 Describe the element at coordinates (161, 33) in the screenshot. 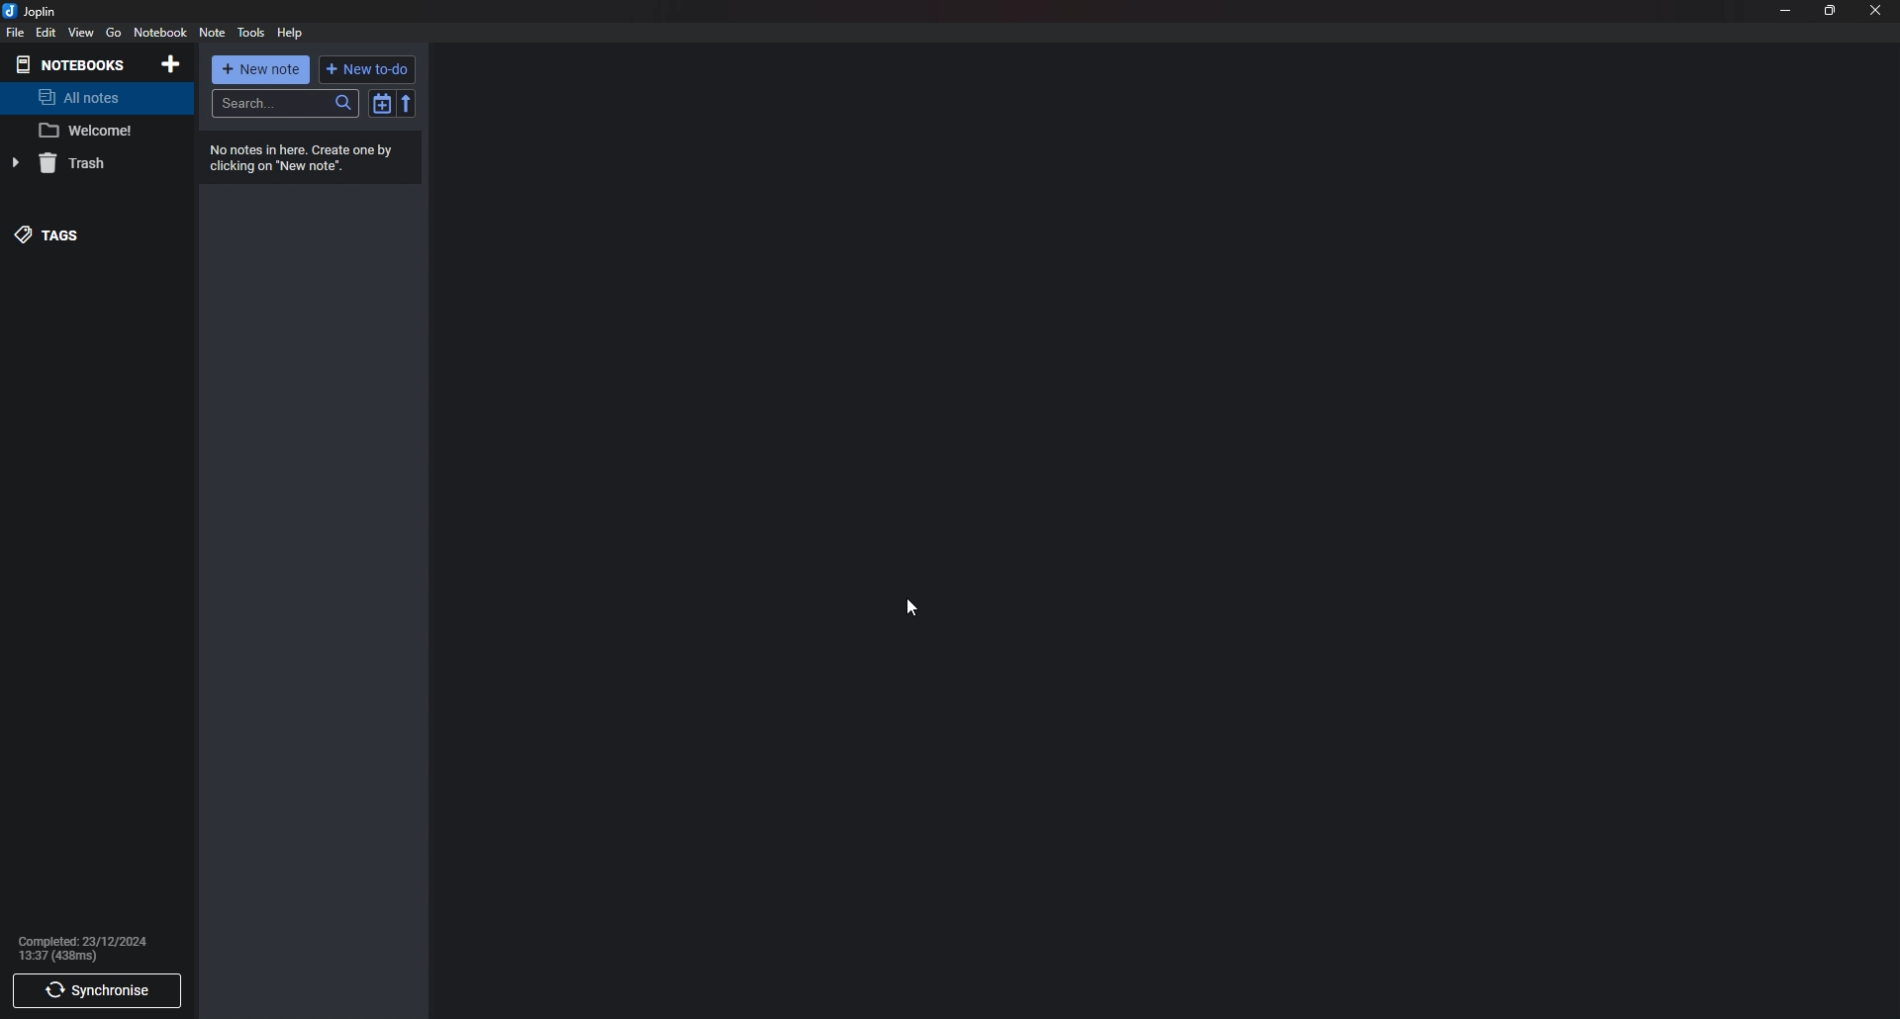

I see `Notebook` at that location.